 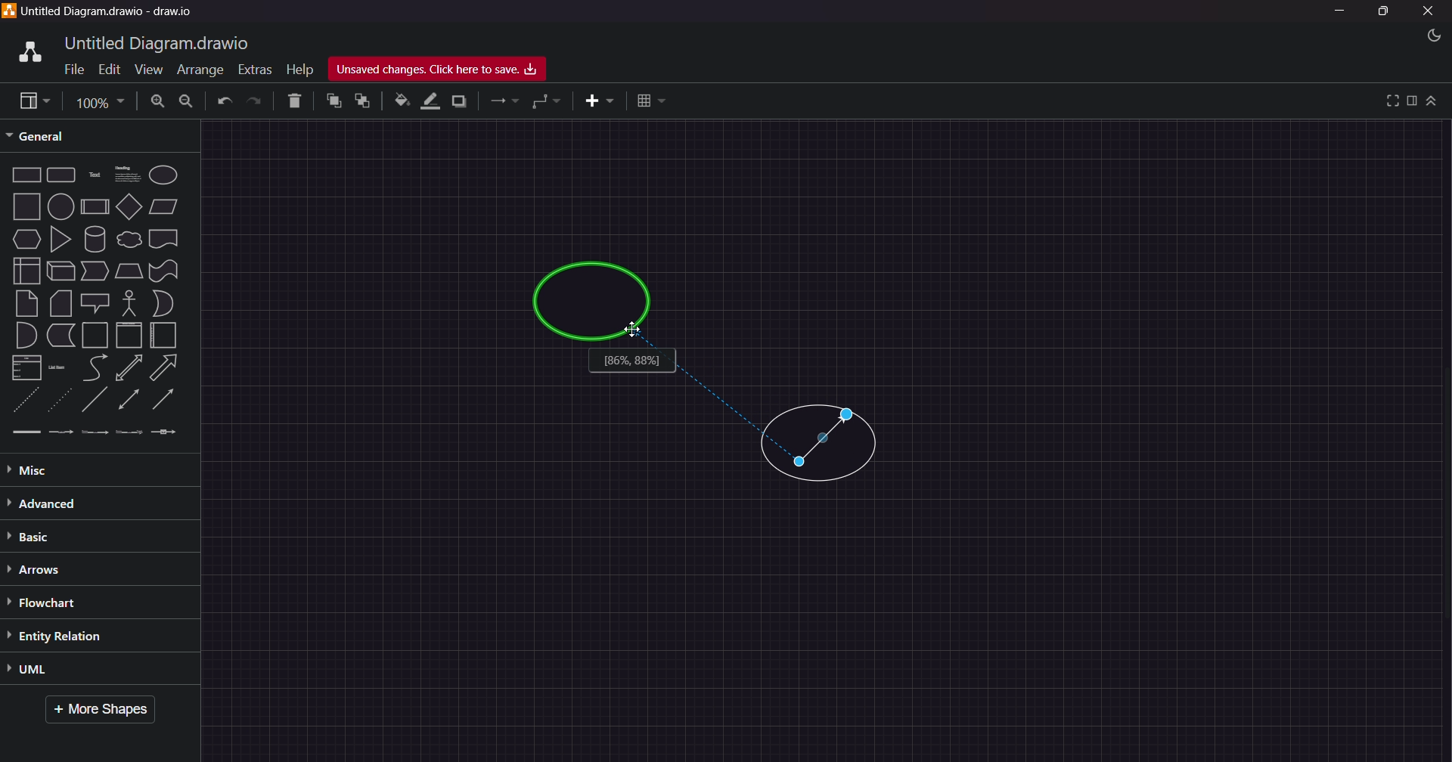 What do you see at coordinates (652, 100) in the screenshot?
I see `table` at bounding box center [652, 100].